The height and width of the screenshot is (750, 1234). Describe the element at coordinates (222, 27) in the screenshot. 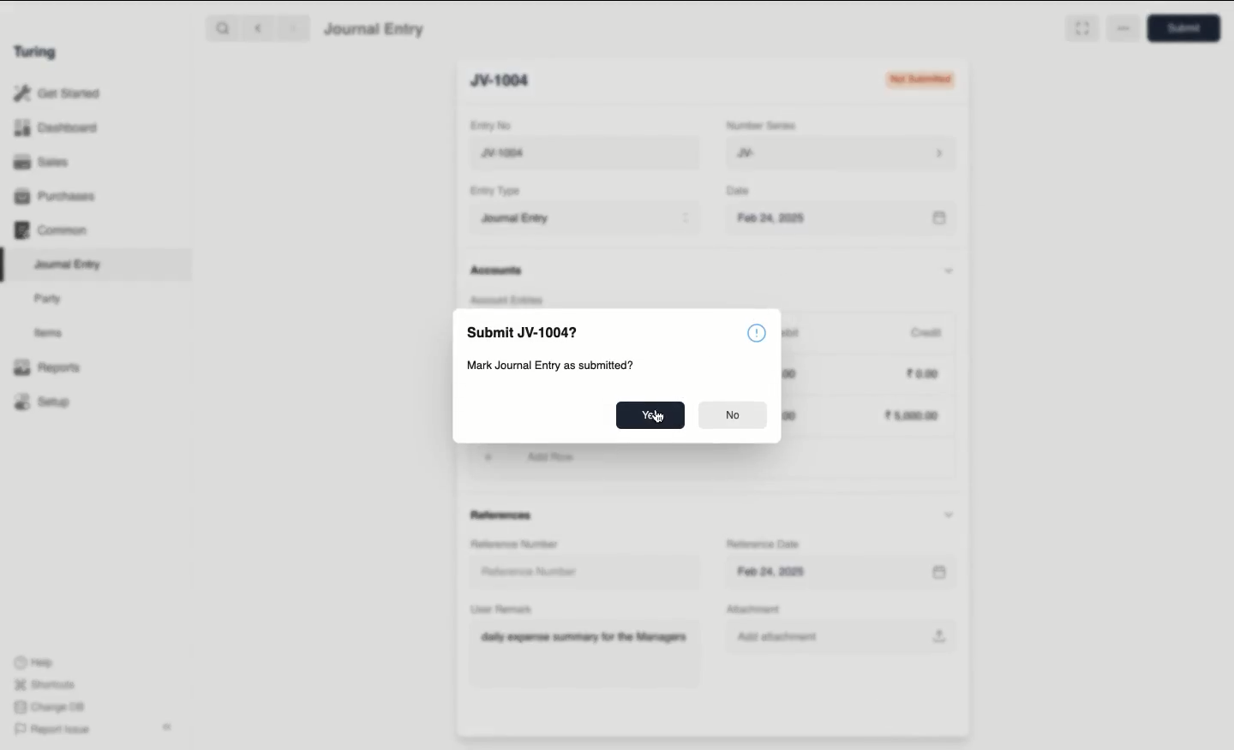

I see `Search` at that location.